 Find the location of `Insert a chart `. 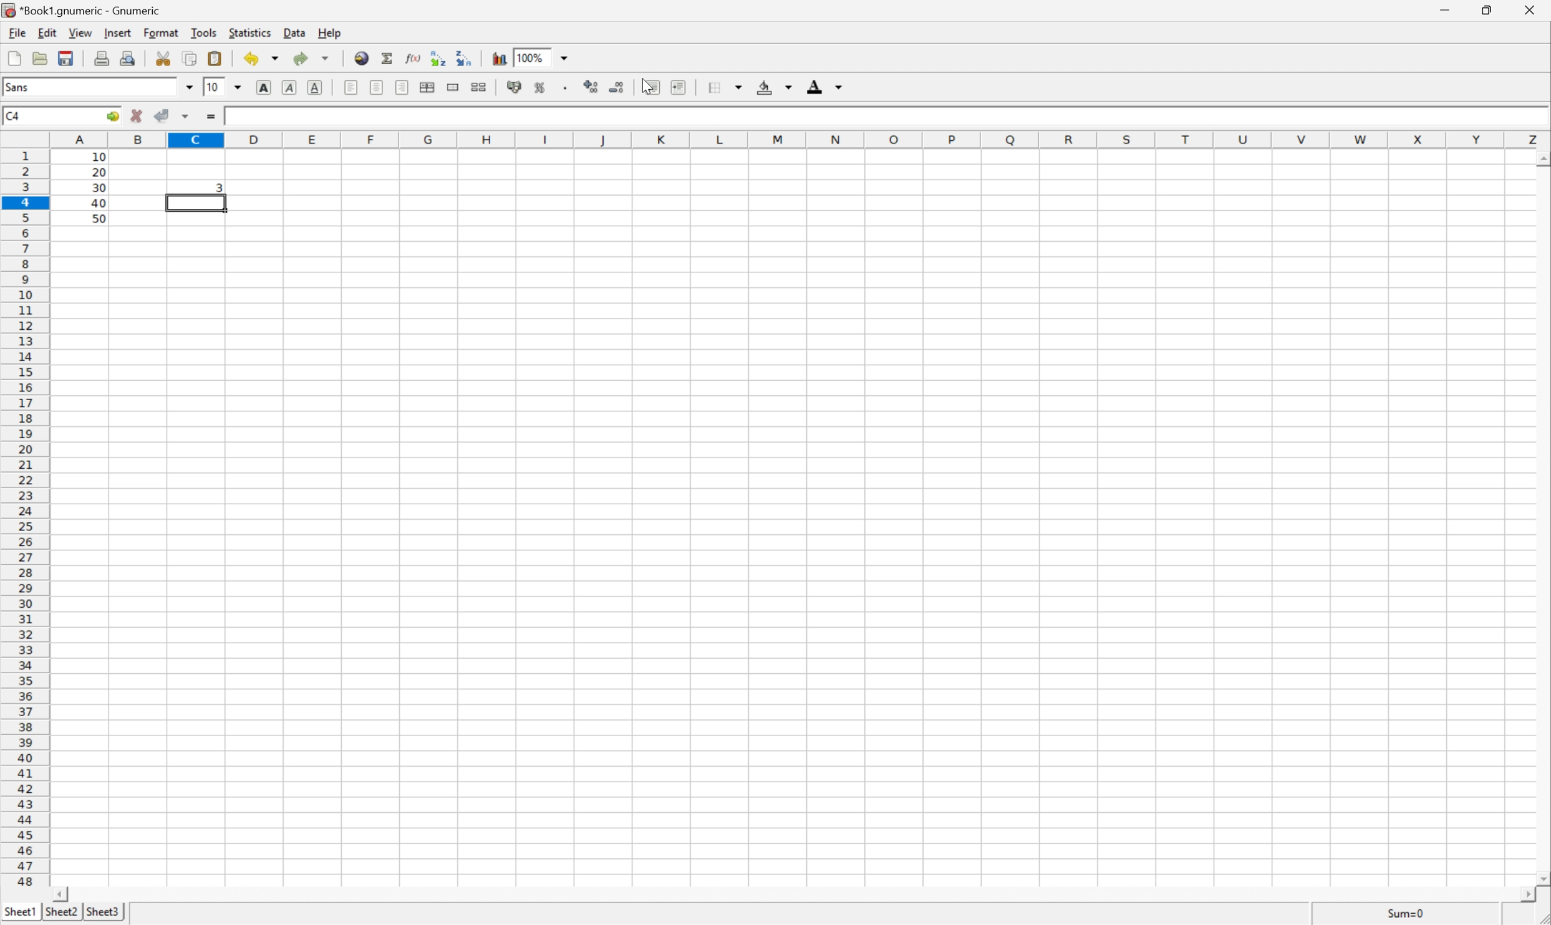

Insert a chart  is located at coordinates (500, 58).